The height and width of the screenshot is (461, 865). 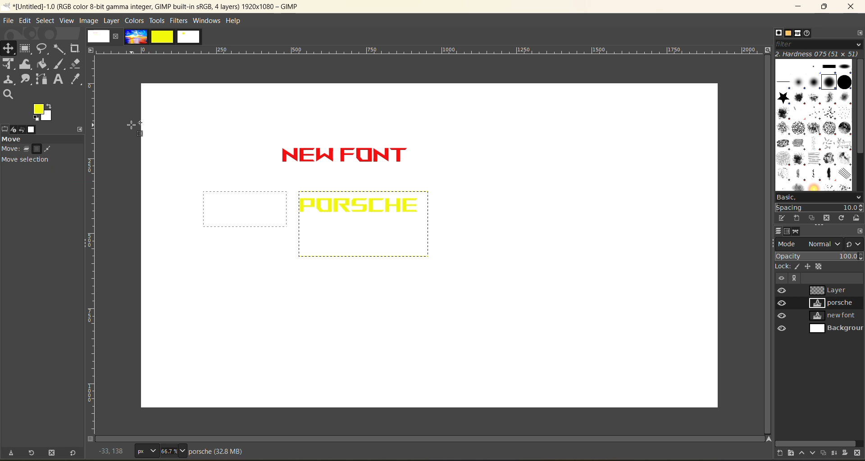 What do you see at coordinates (41, 180) in the screenshot?
I see `tool toggle` at bounding box center [41, 180].